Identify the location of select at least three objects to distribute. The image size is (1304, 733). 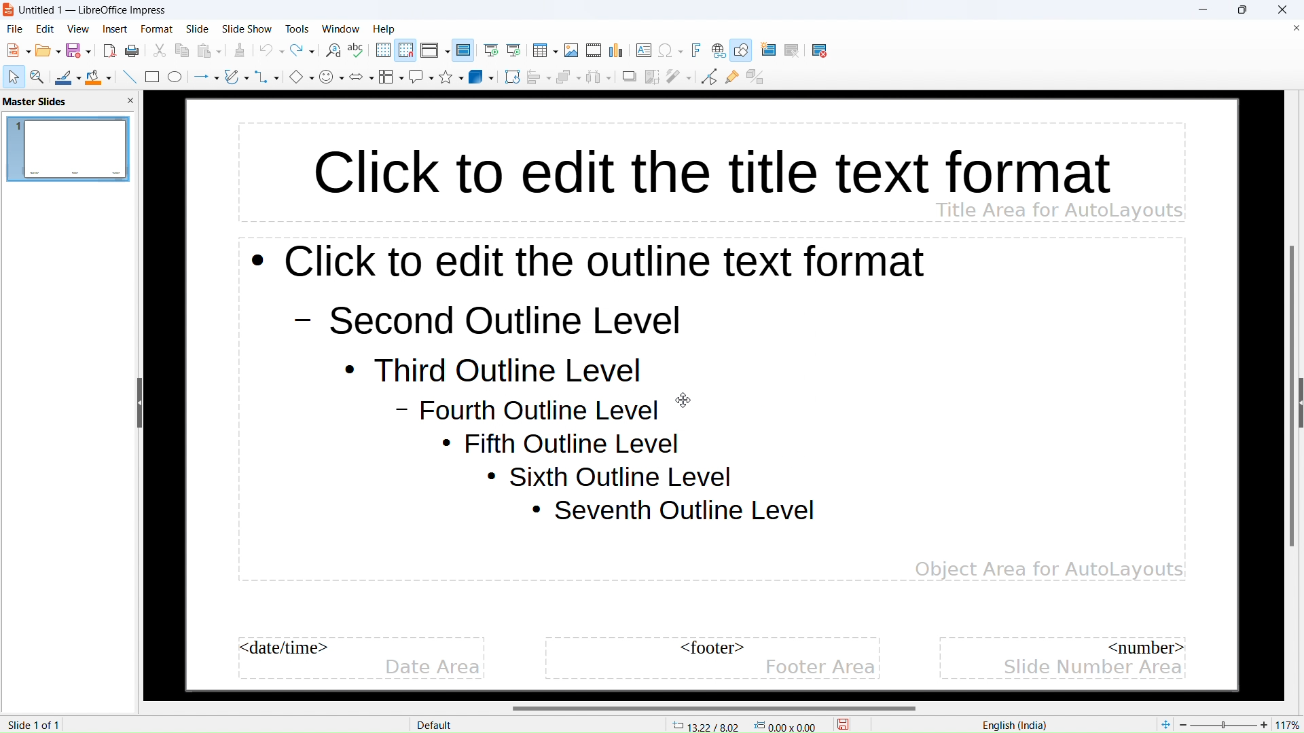
(599, 77).